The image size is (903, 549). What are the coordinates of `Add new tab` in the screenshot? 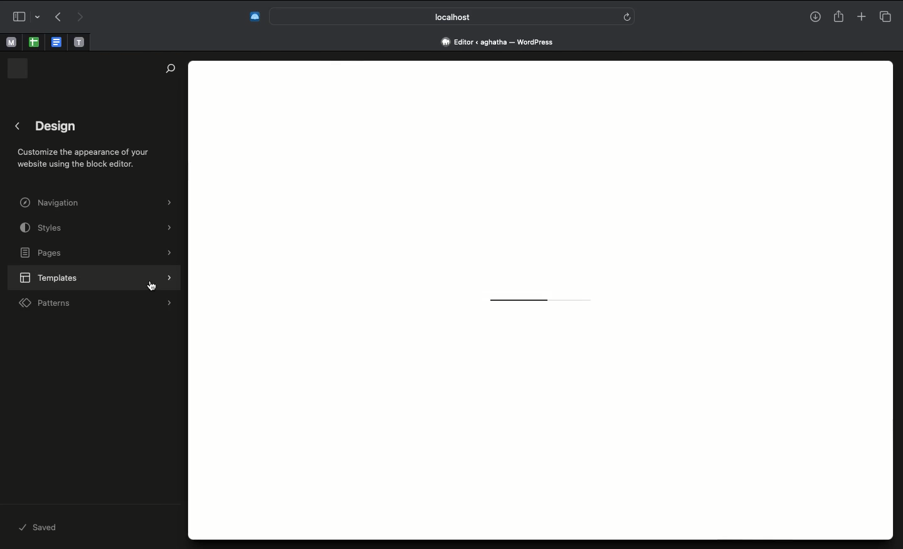 It's located at (861, 14).